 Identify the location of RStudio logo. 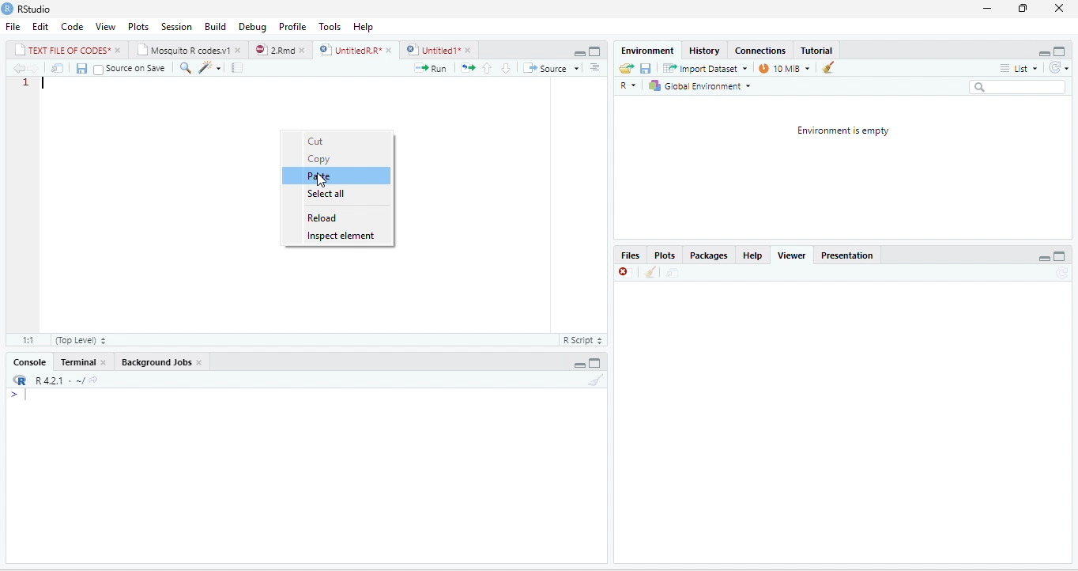
(7, 9).